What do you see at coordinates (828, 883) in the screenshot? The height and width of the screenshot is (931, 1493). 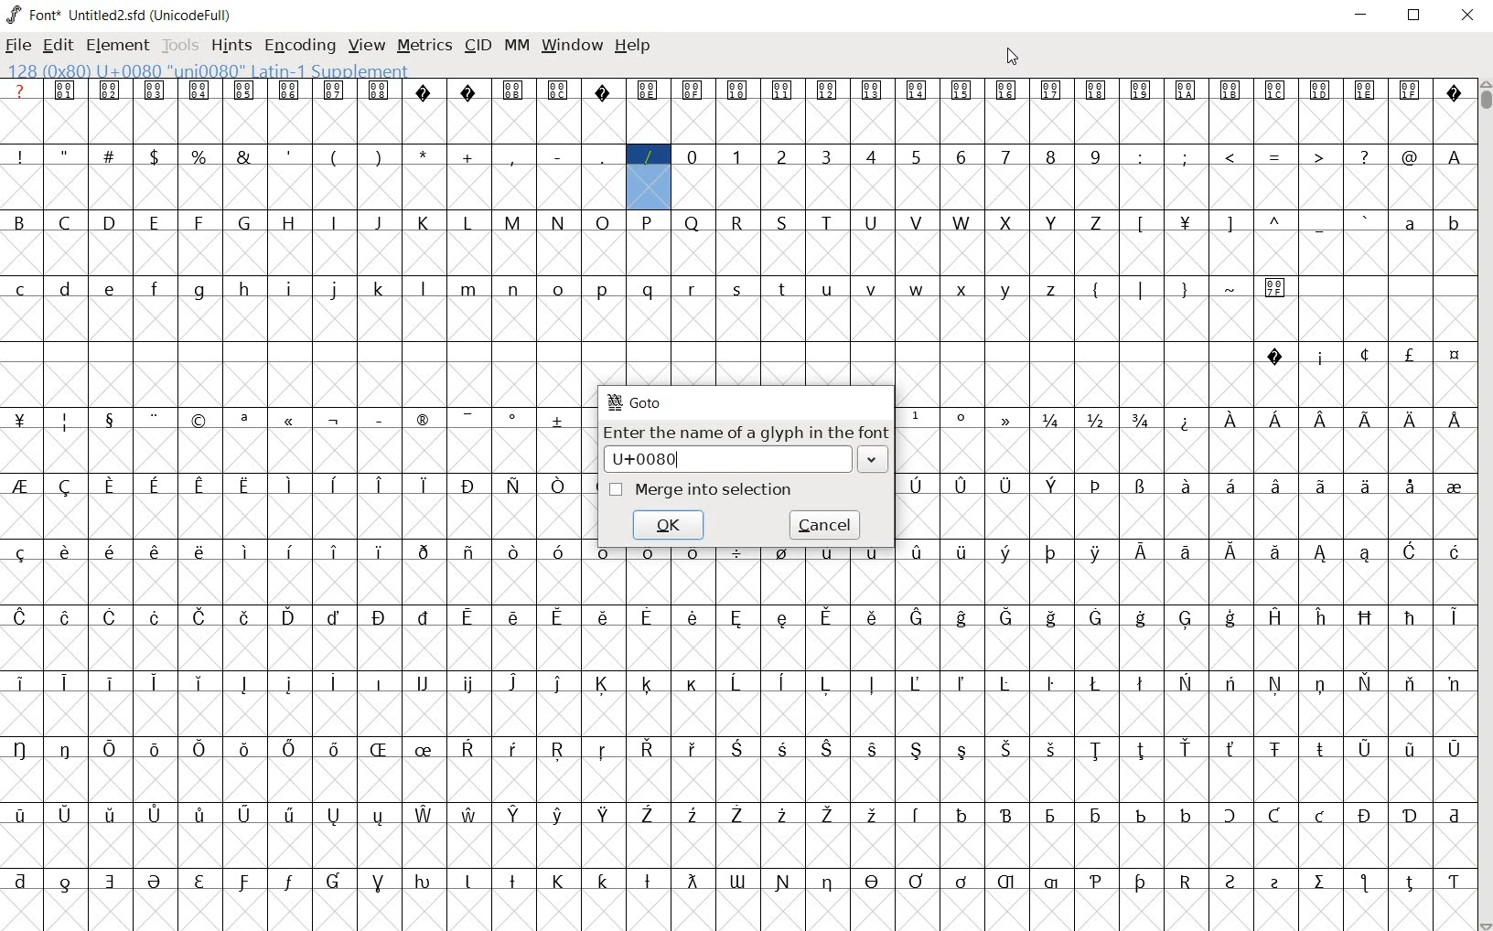 I see `glyph` at bounding box center [828, 883].